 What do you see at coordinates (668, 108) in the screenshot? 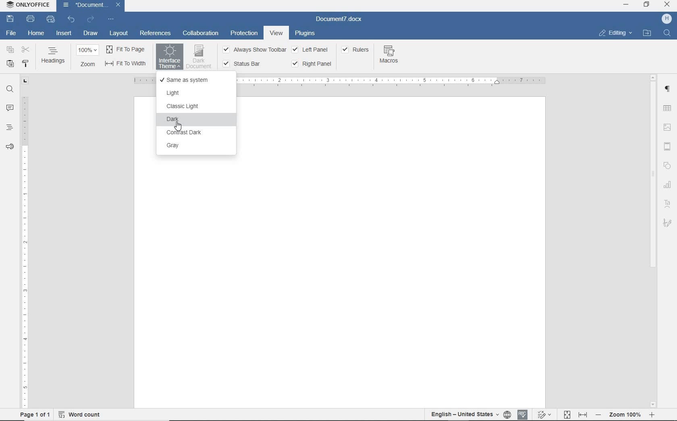
I see `TABLE` at bounding box center [668, 108].